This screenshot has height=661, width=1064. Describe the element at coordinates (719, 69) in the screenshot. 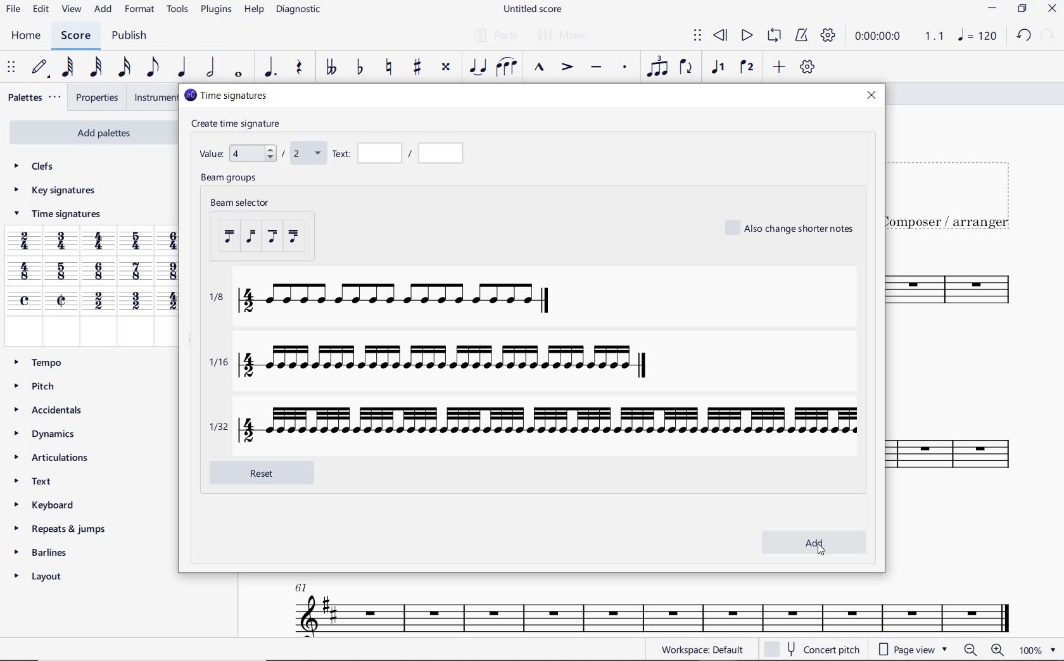

I see `VOICE 1` at that location.